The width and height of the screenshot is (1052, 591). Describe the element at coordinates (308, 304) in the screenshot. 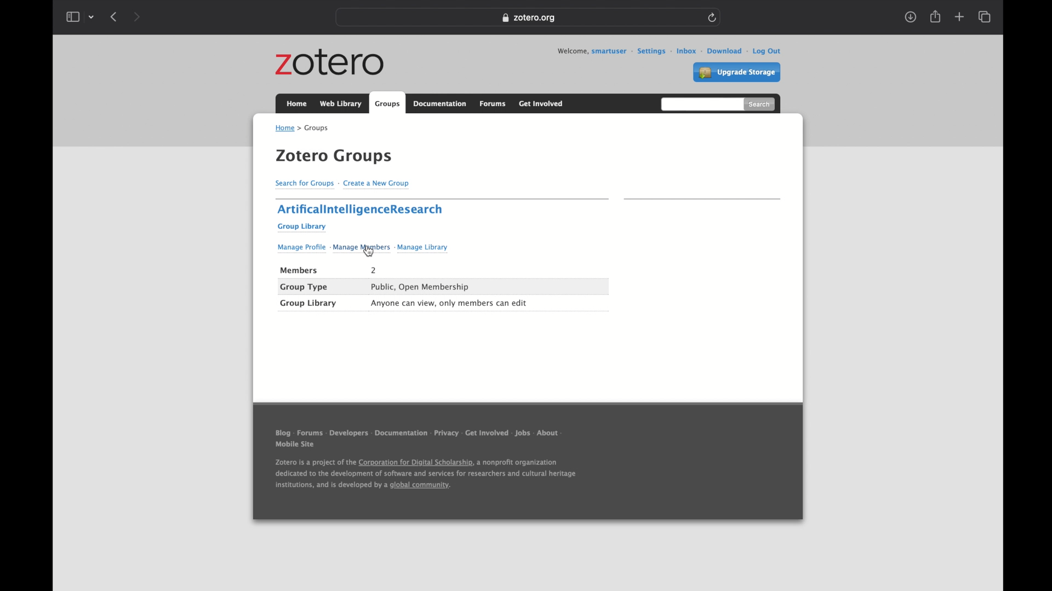

I see `group library` at that location.